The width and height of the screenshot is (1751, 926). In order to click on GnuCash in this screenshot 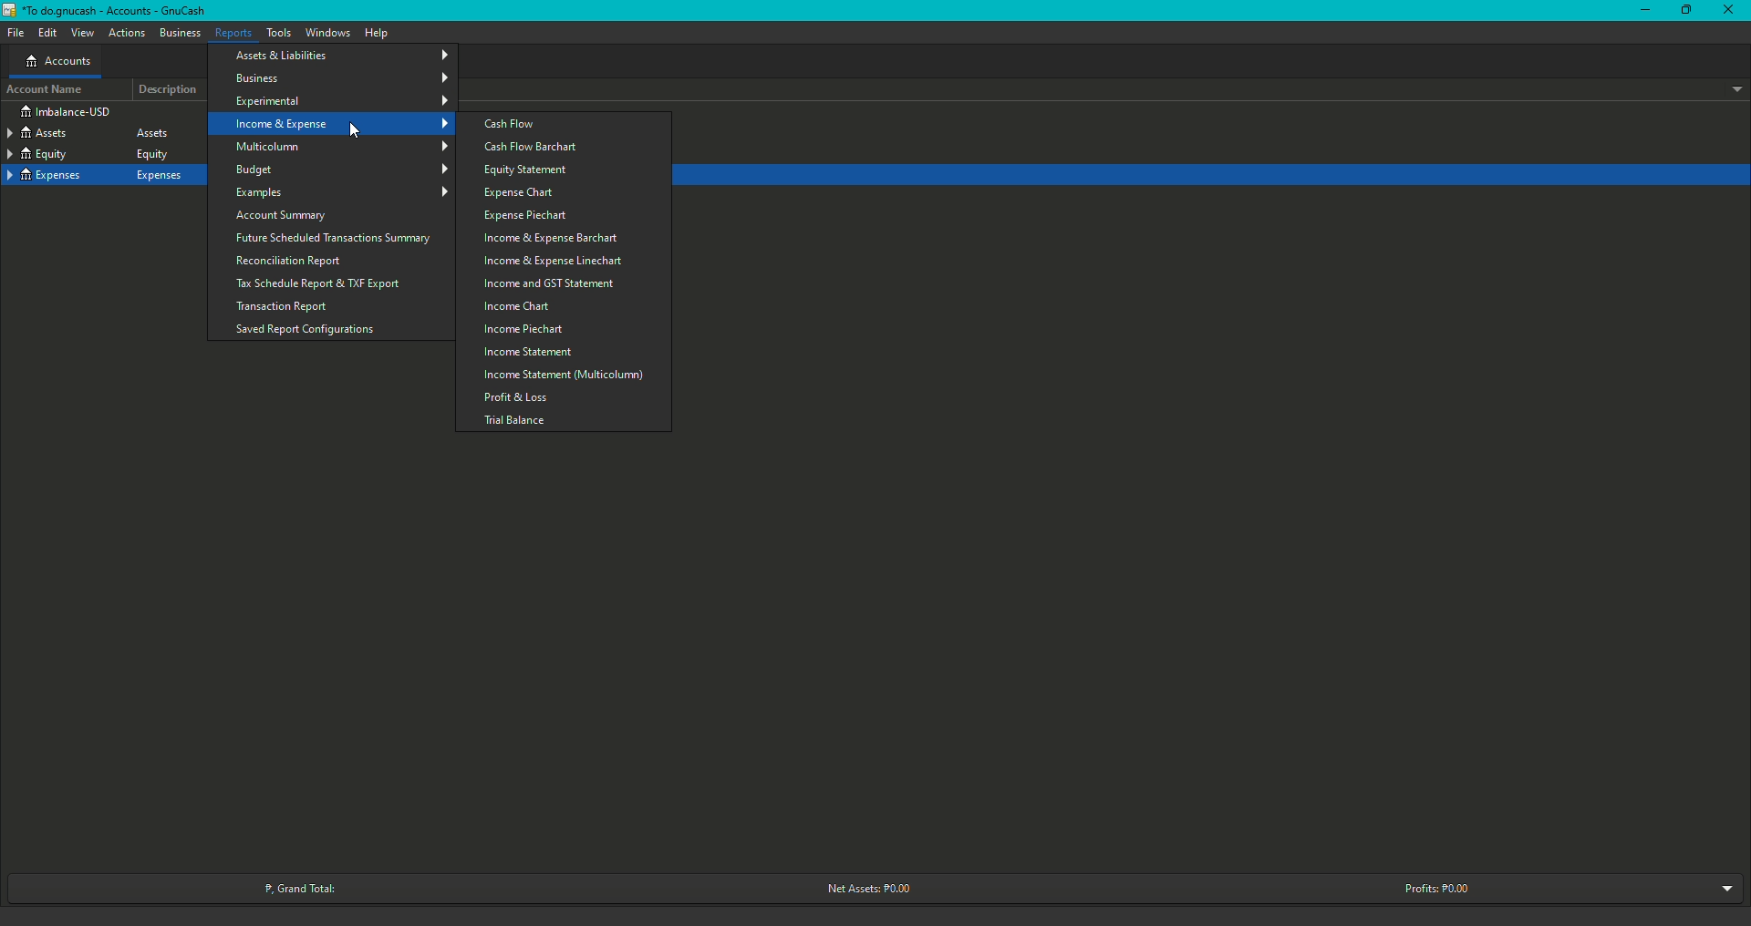, I will do `click(109, 11)`.